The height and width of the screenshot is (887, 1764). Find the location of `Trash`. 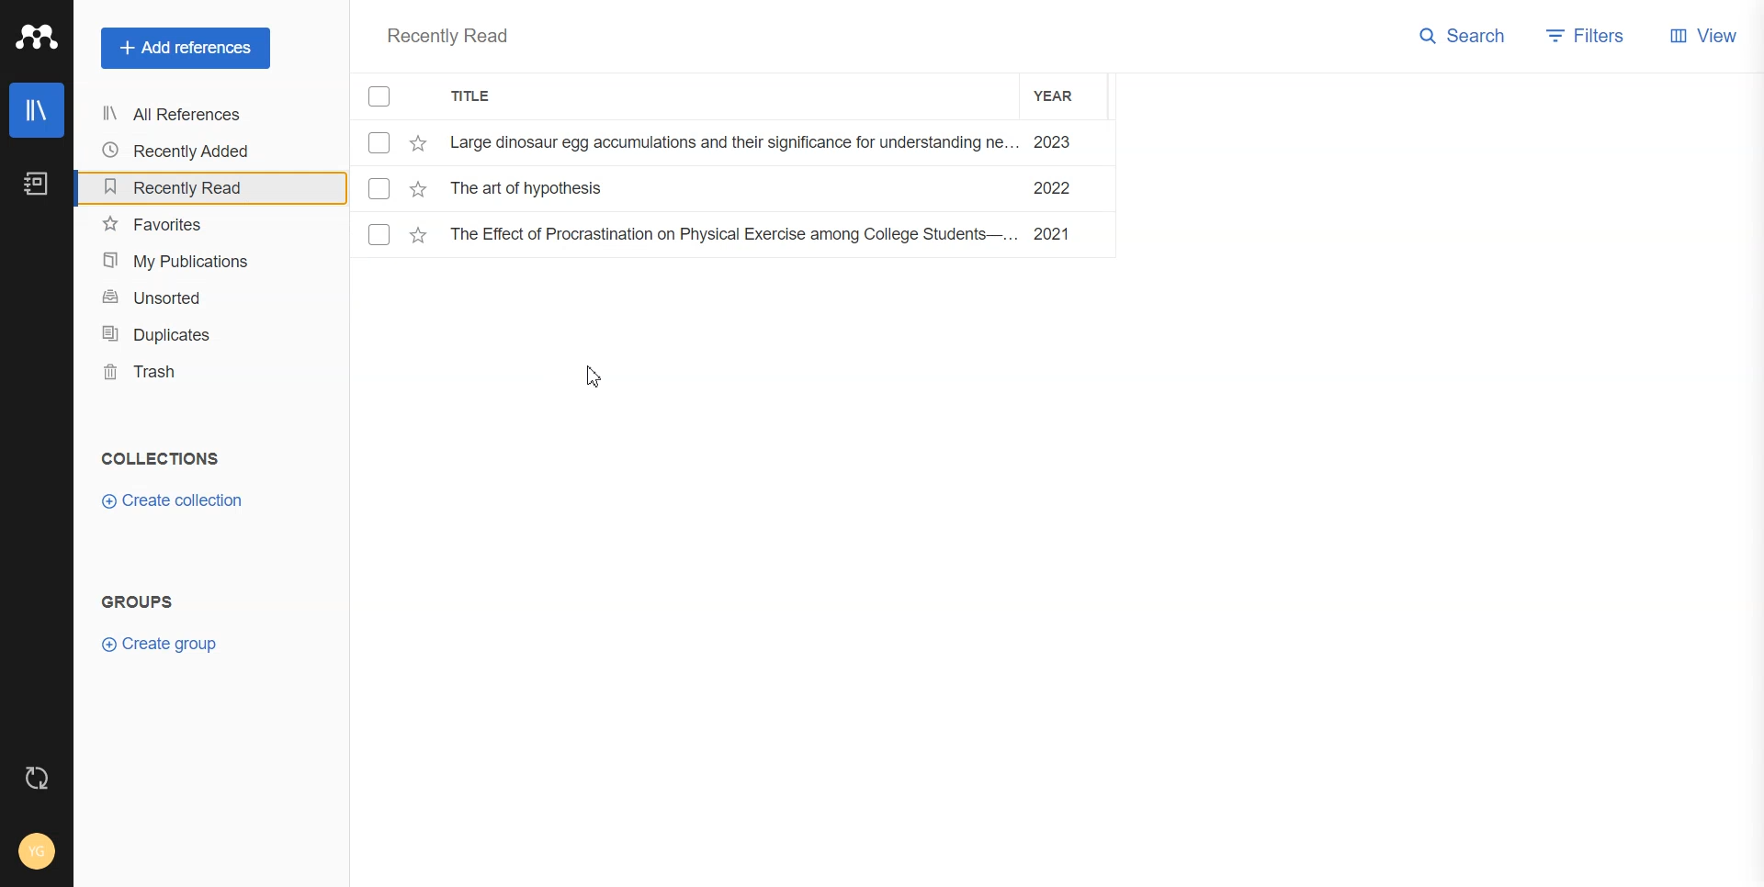

Trash is located at coordinates (192, 374).